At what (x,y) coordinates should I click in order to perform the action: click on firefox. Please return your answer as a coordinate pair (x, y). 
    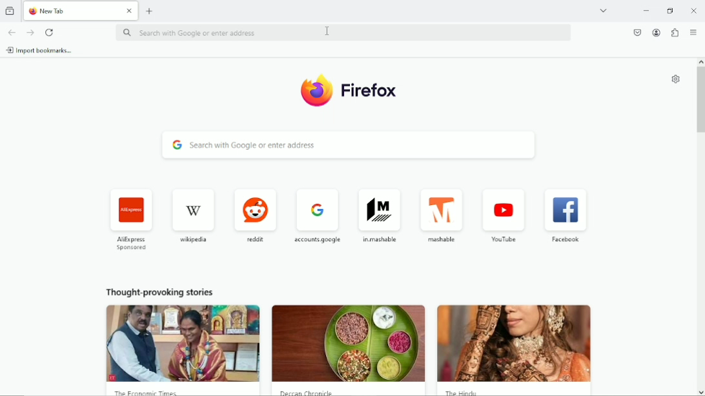
    Looking at the image, I should click on (376, 90).